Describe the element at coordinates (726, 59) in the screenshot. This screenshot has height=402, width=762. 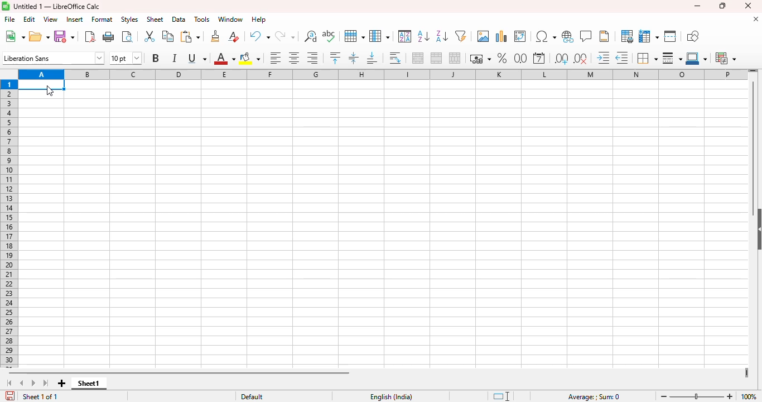
I see `conditional` at that location.